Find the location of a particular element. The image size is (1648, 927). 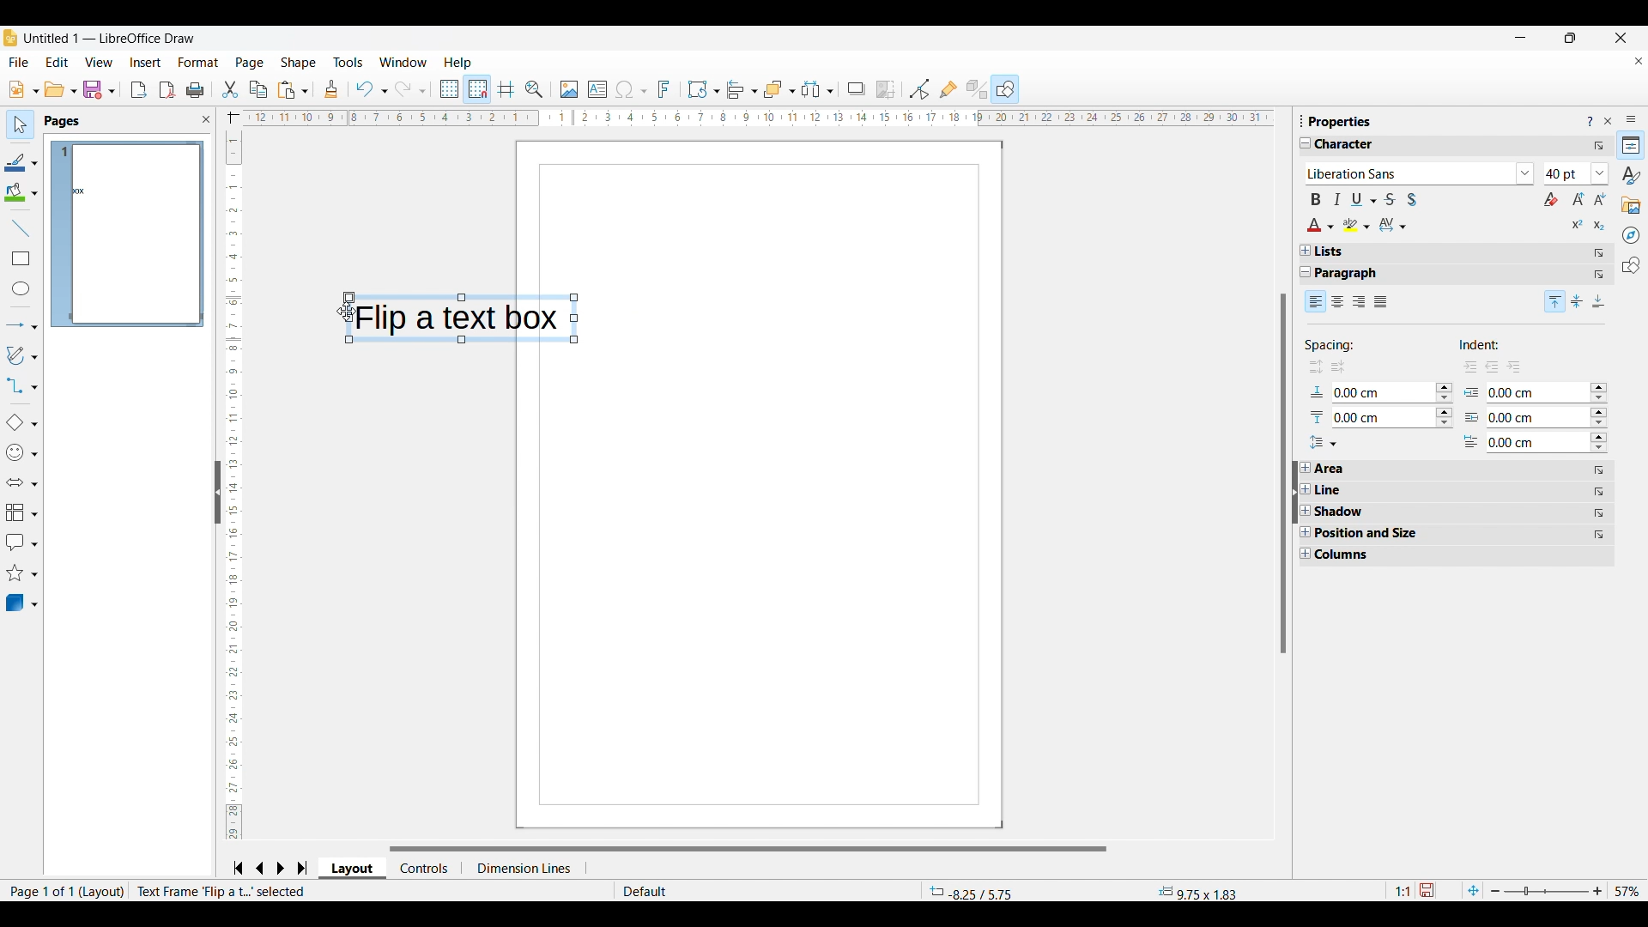

Clear direct formating  is located at coordinates (1551, 199).